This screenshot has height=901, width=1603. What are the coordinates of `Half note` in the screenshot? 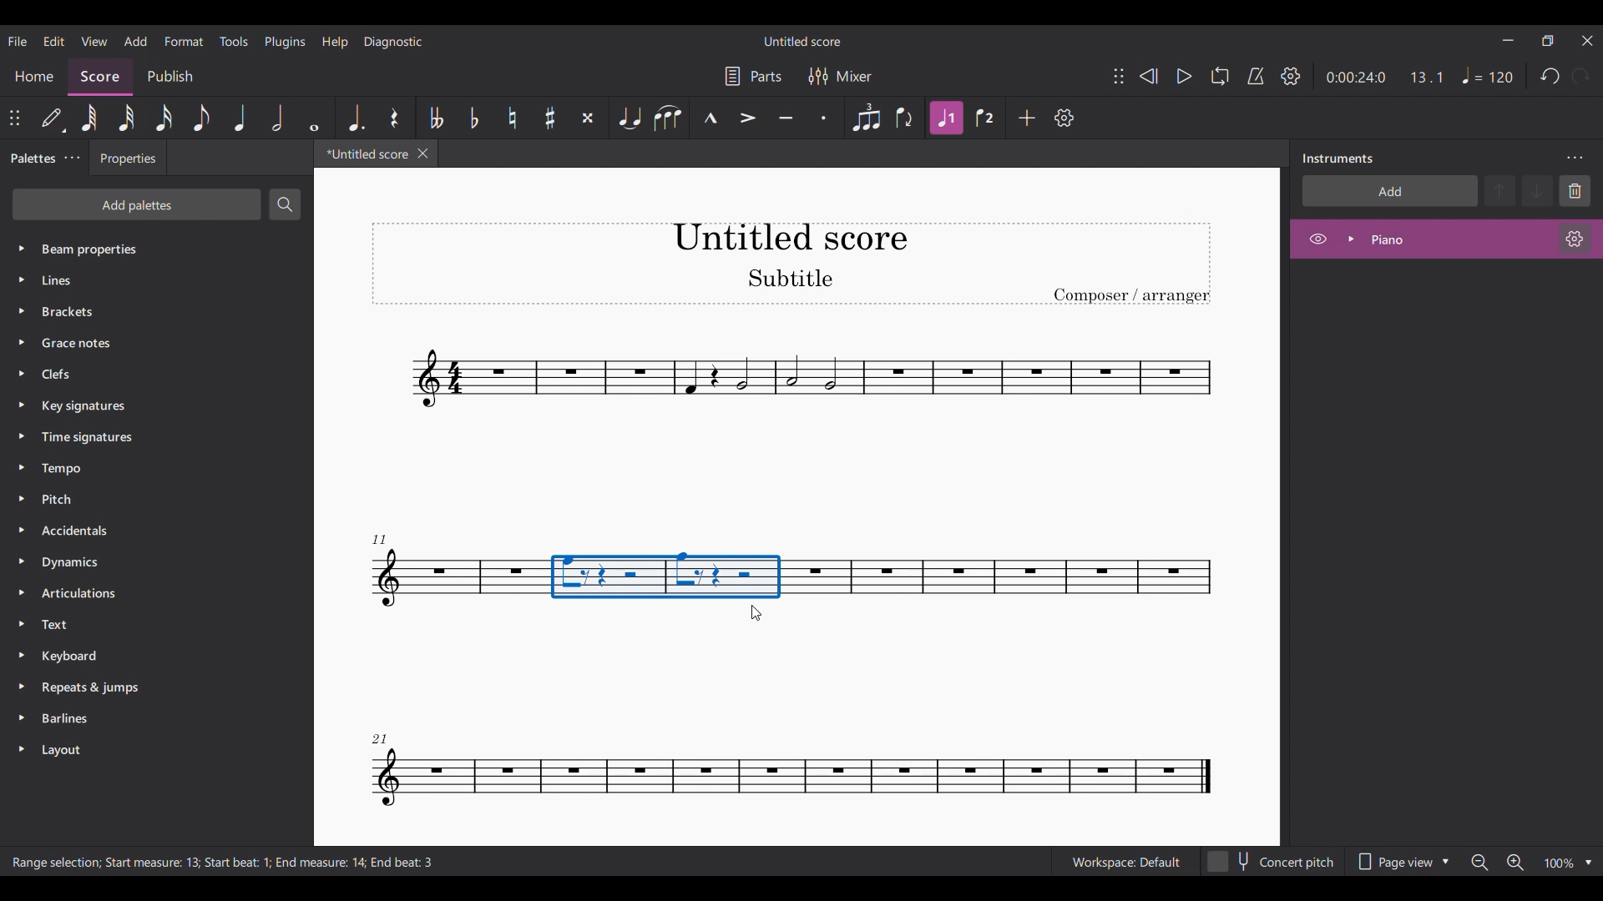 It's located at (277, 118).